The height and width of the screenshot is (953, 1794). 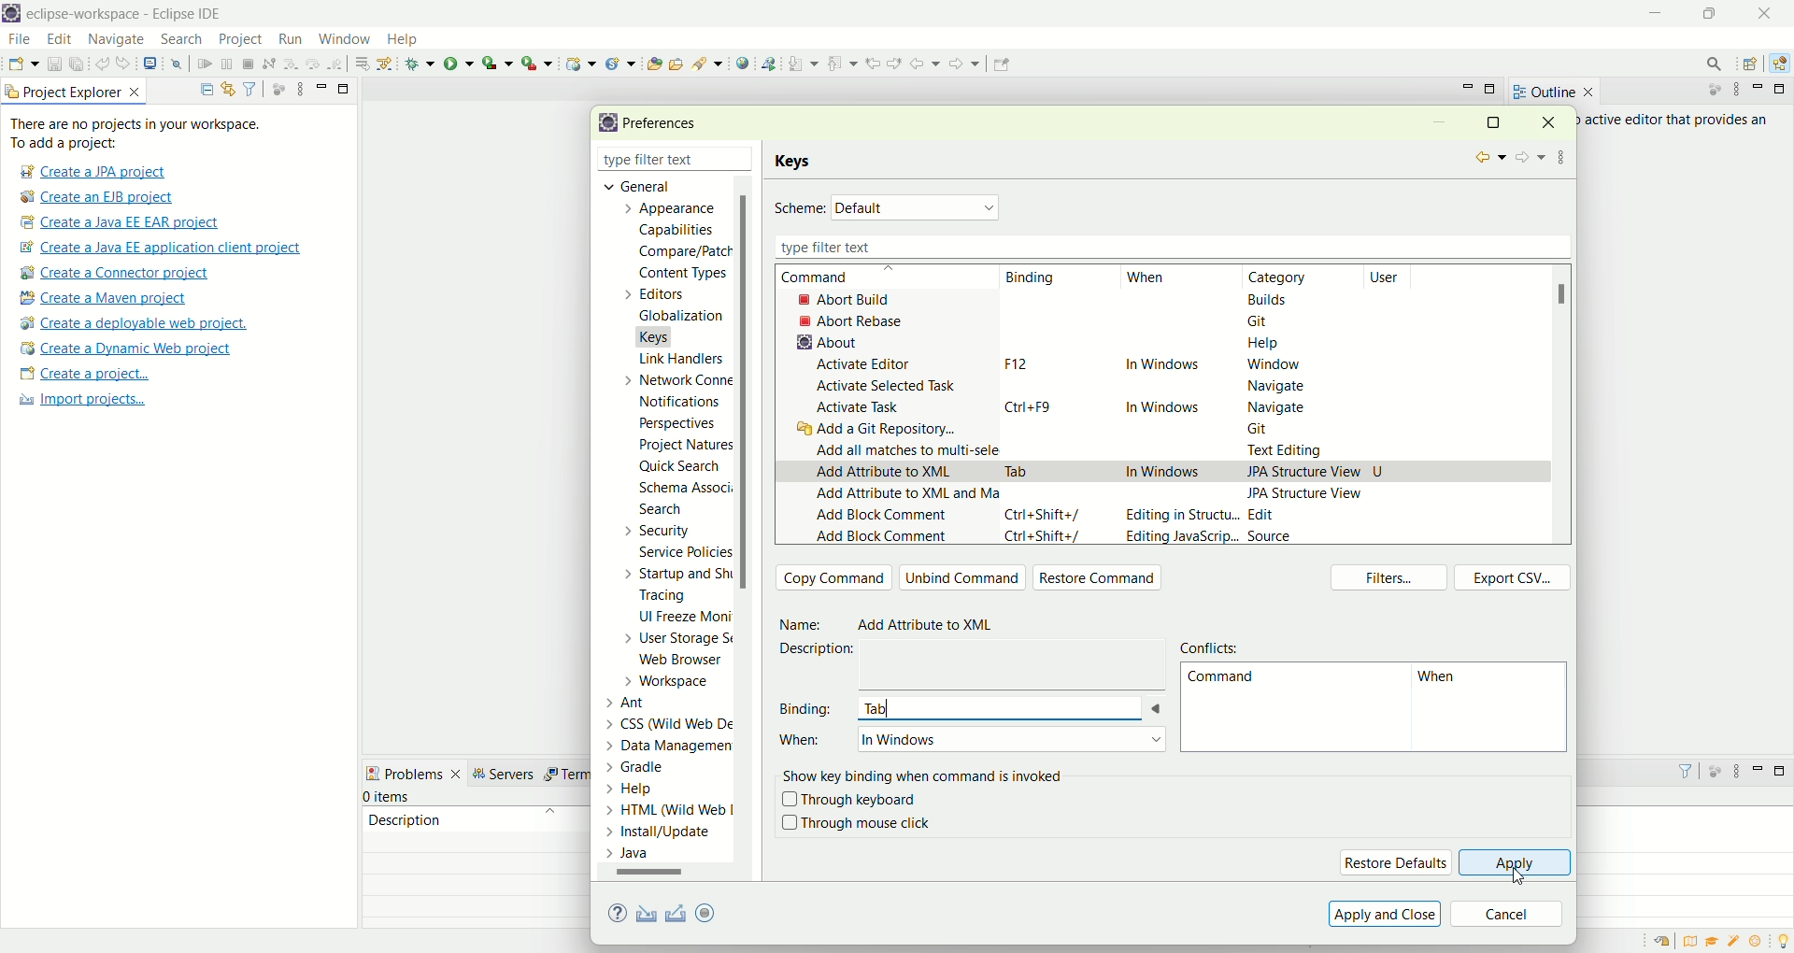 What do you see at coordinates (1269, 299) in the screenshot?
I see `builds` at bounding box center [1269, 299].